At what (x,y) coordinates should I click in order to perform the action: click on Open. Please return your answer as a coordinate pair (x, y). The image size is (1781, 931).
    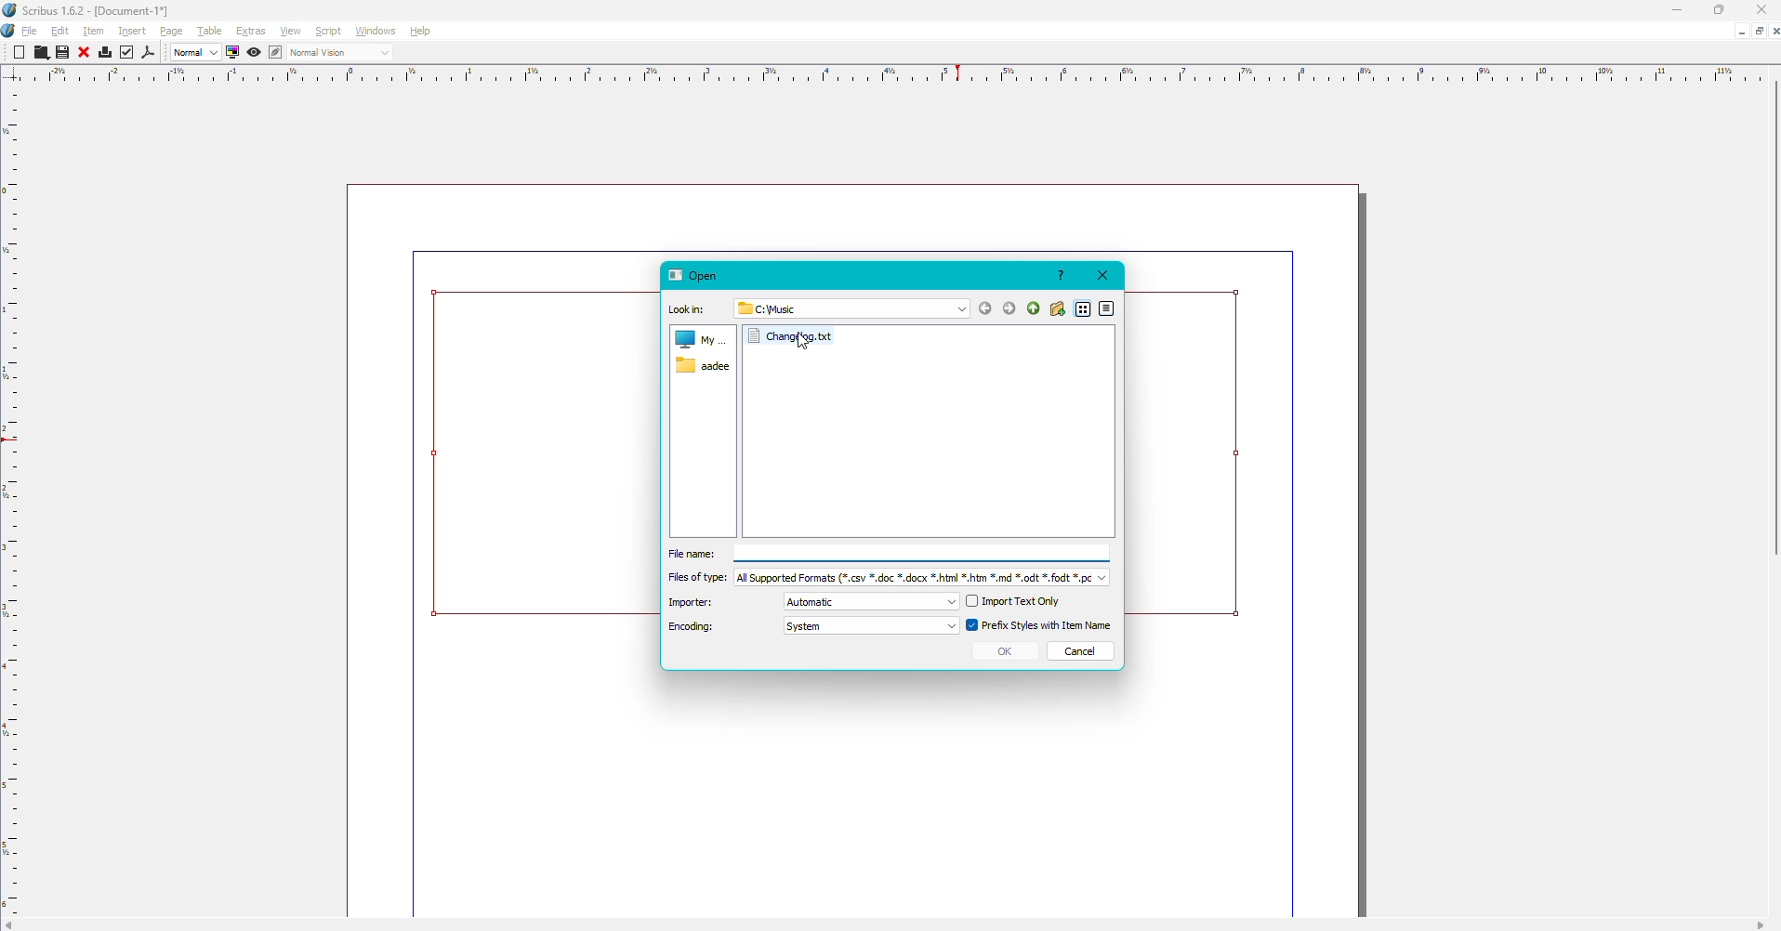
    Looking at the image, I should click on (695, 275).